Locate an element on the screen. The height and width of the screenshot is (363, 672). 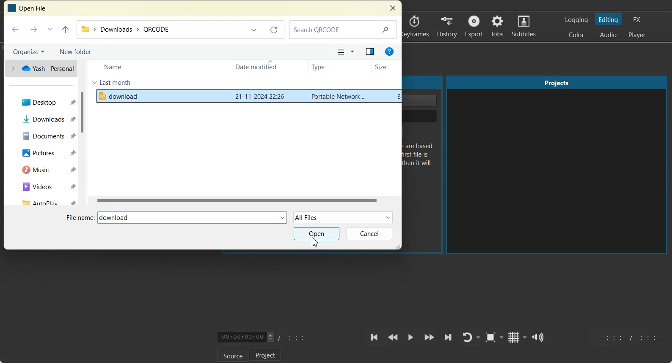
Open is located at coordinates (317, 233).